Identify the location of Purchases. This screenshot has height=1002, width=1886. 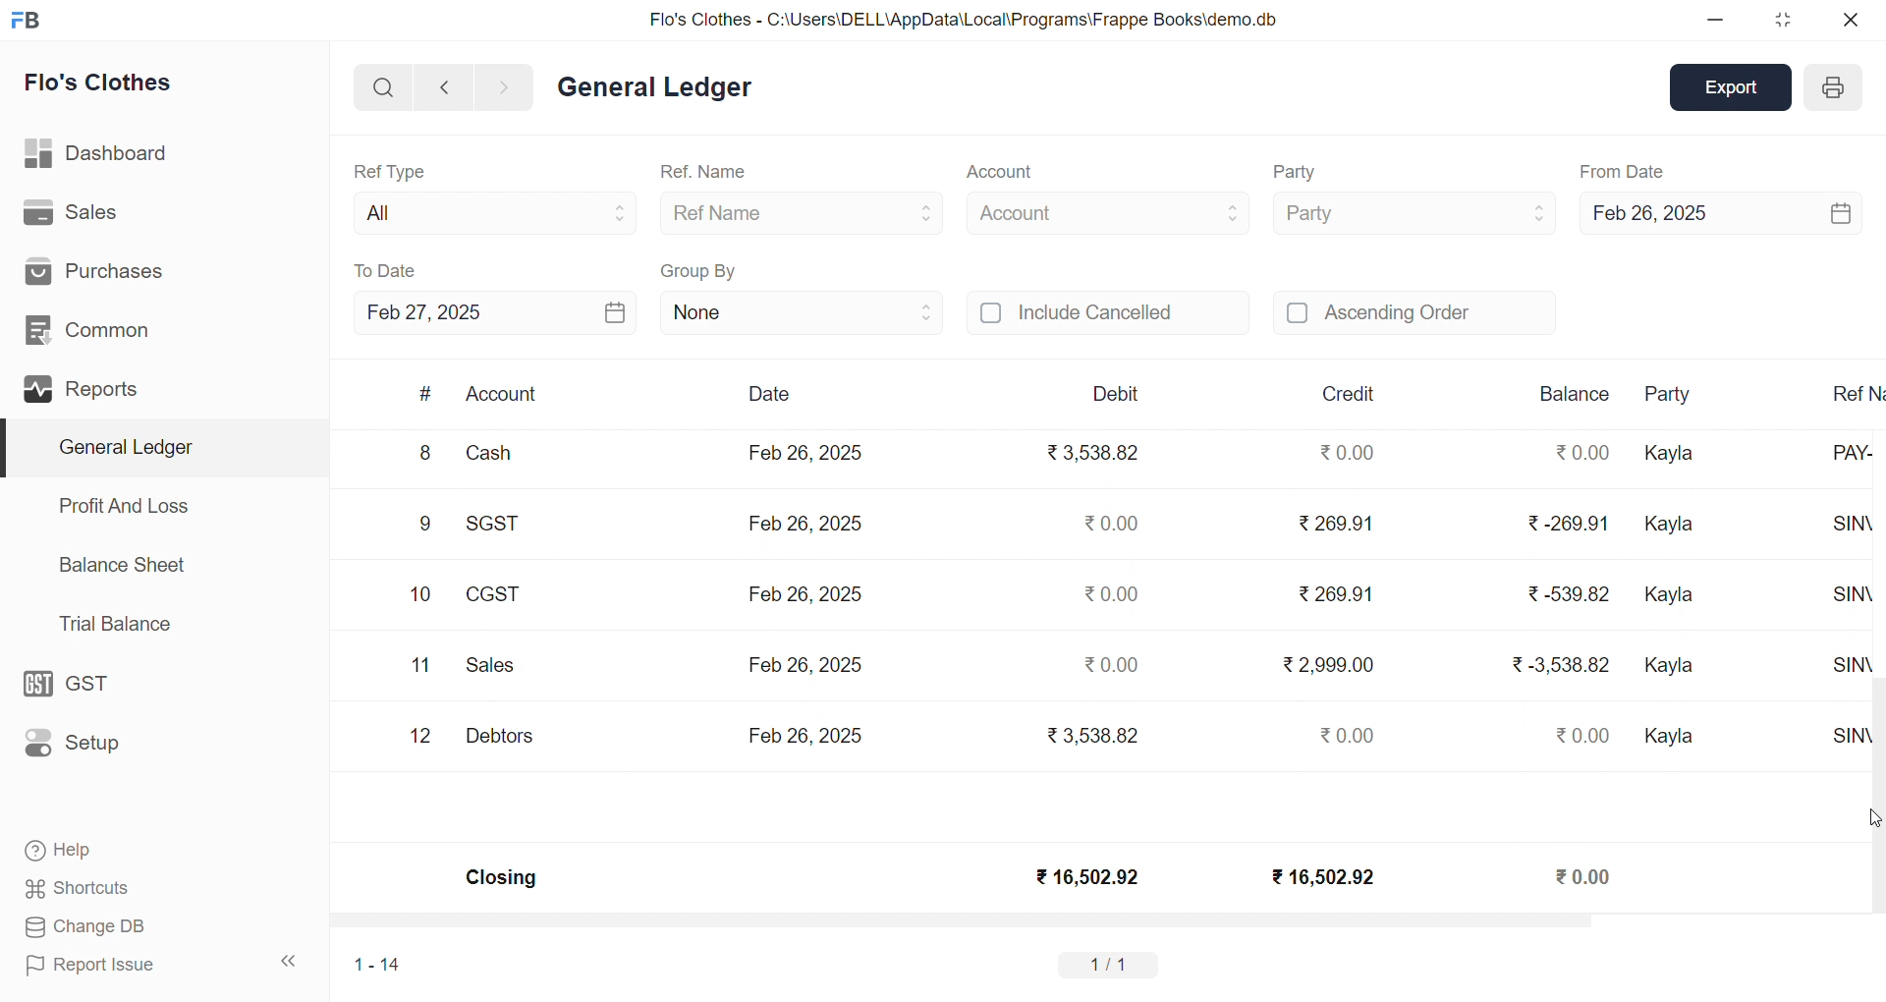
(105, 270).